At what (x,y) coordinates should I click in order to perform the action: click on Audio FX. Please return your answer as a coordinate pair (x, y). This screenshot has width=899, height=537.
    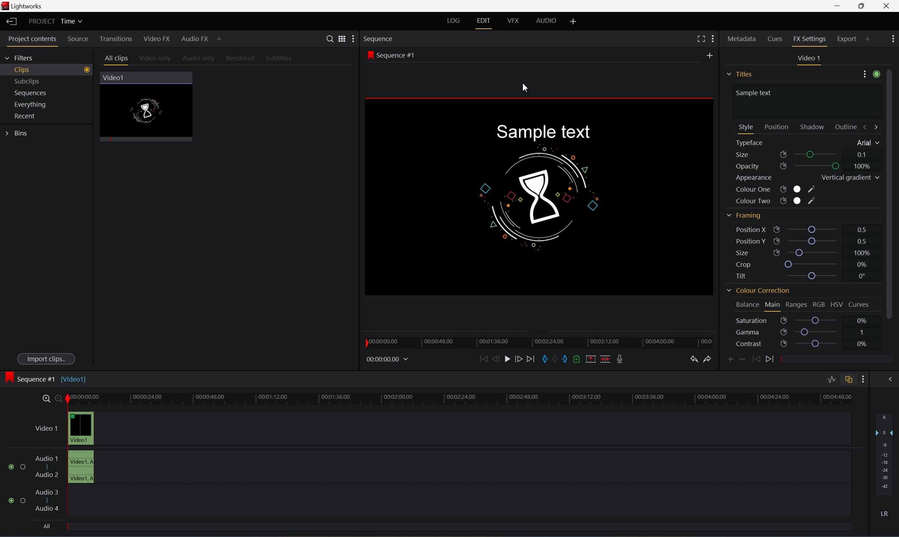
    Looking at the image, I should click on (196, 39).